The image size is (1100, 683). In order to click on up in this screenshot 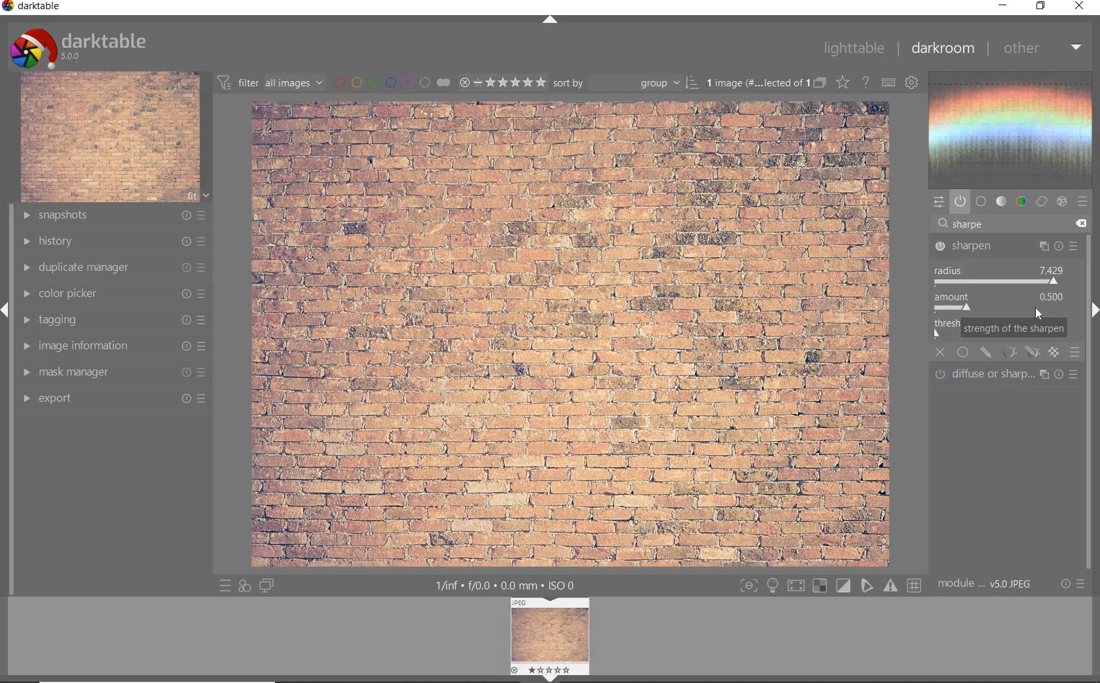, I will do `click(551, 20)`.